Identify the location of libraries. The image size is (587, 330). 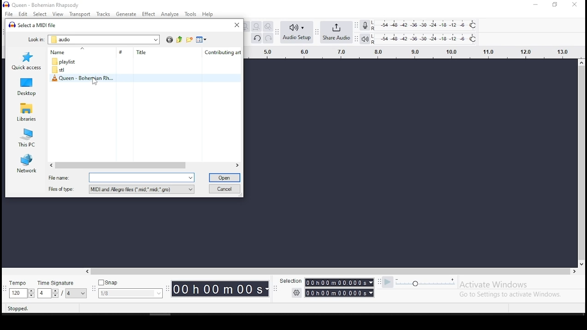
(27, 112).